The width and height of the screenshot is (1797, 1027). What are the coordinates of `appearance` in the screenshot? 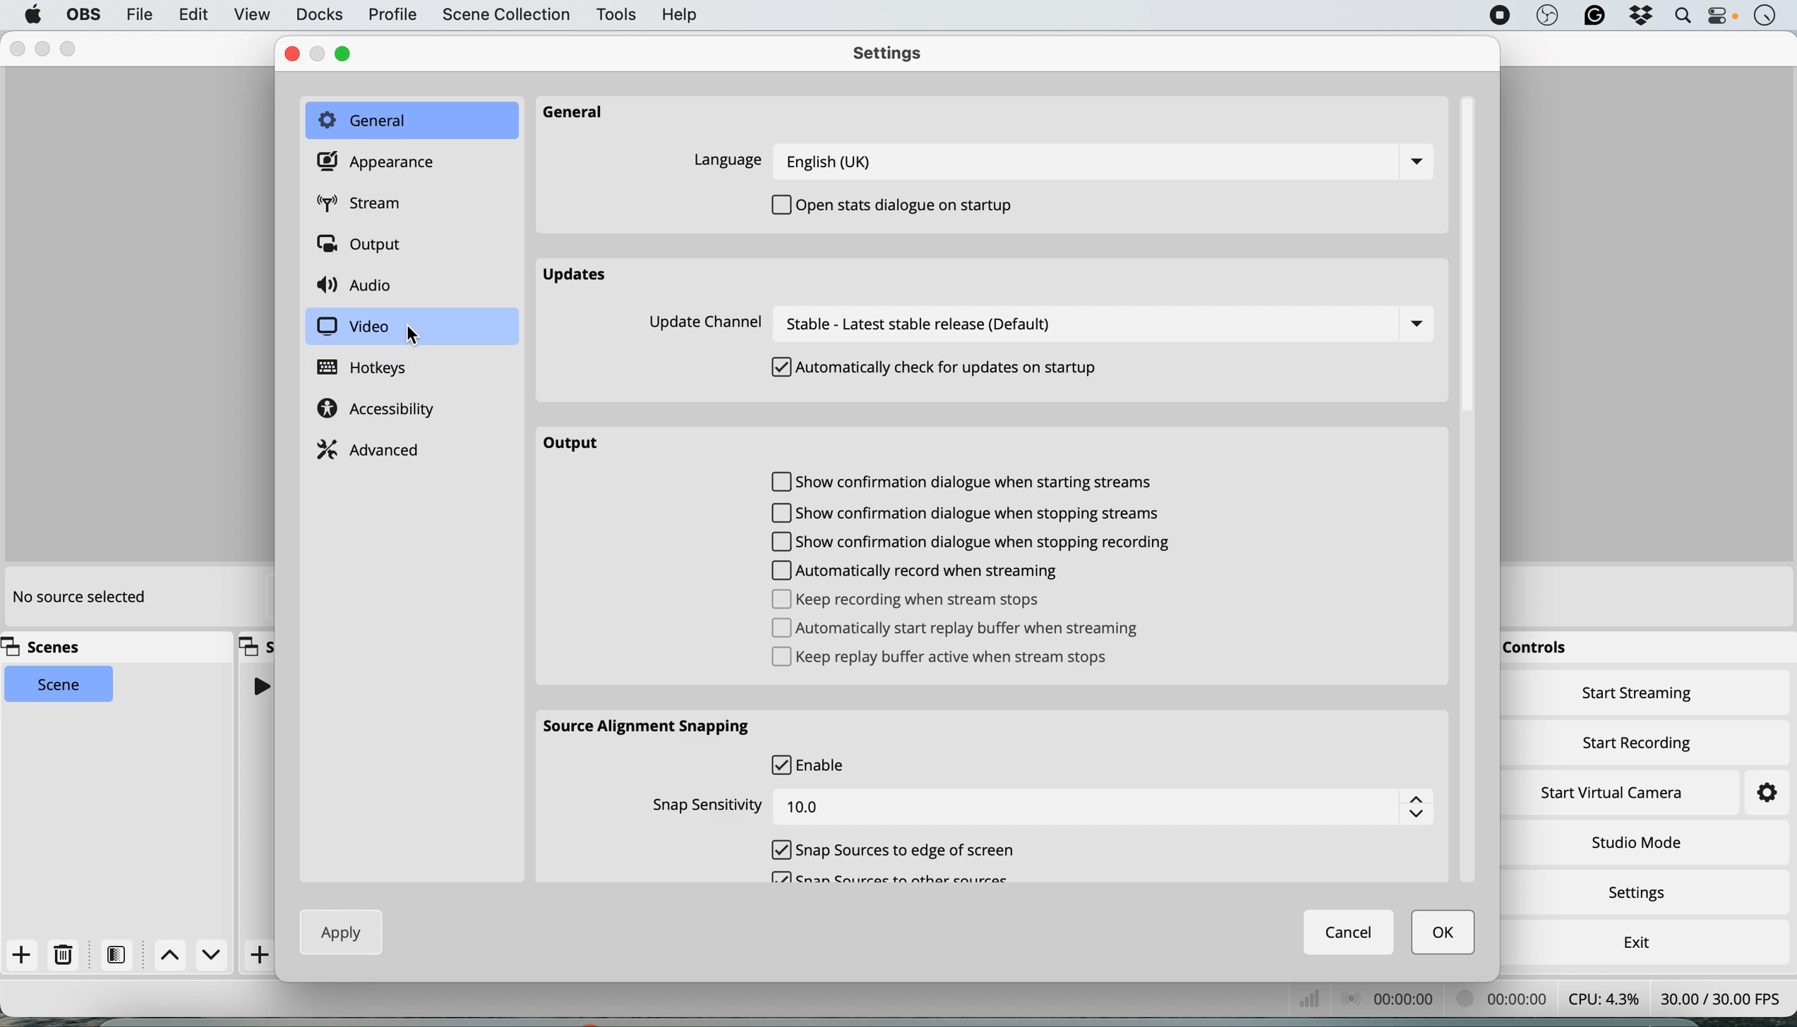 It's located at (380, 162).